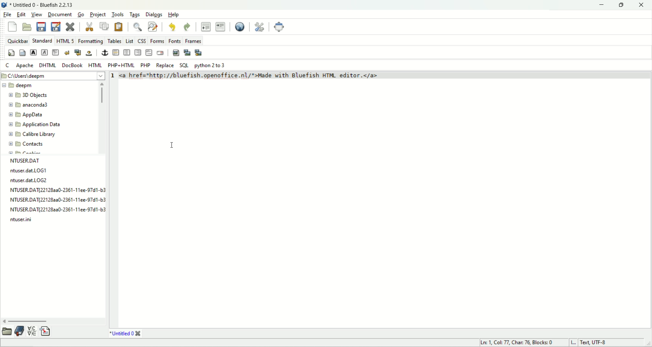 The width and height of the screenshot is (652, 347). I want to click on python 2 to 3, so click(211, 65).